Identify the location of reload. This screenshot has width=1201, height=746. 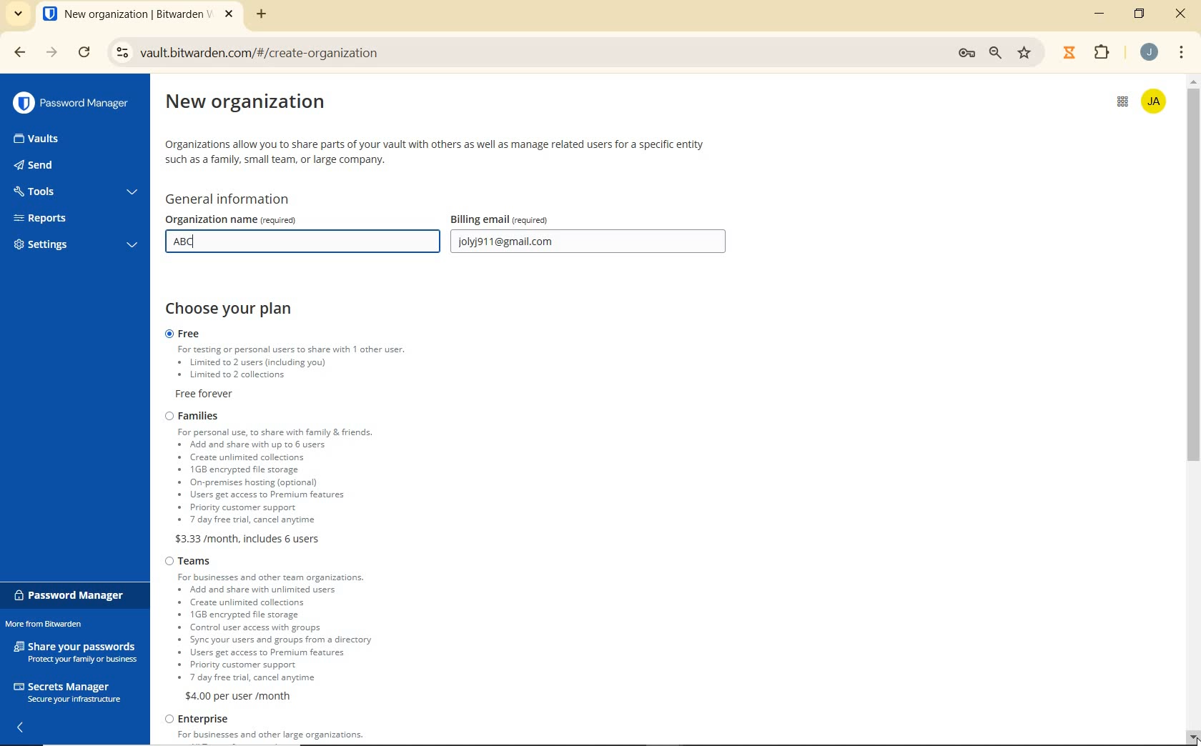
(86, 54).